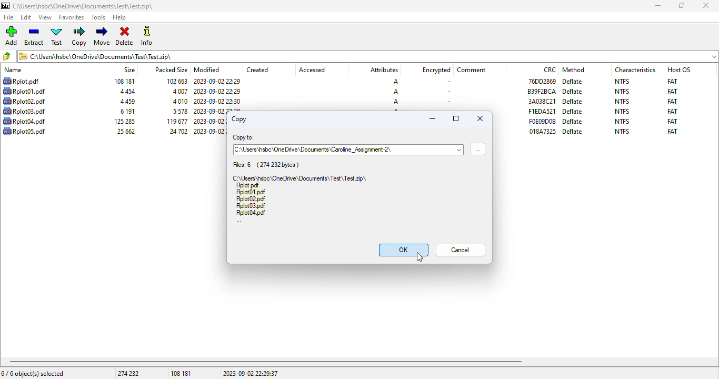  What do you see at coordinates (573, 81) in the screenshot?
I see `deflate` at bounding box center [573, 81].